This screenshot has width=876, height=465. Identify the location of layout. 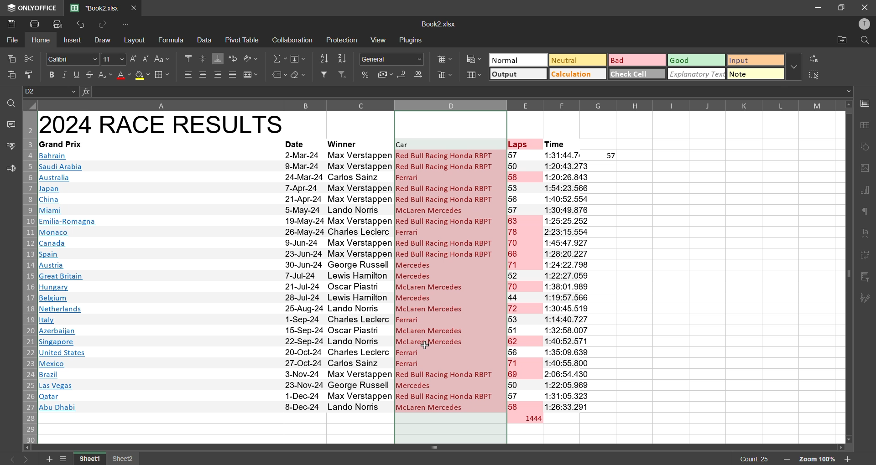
(136, 40).